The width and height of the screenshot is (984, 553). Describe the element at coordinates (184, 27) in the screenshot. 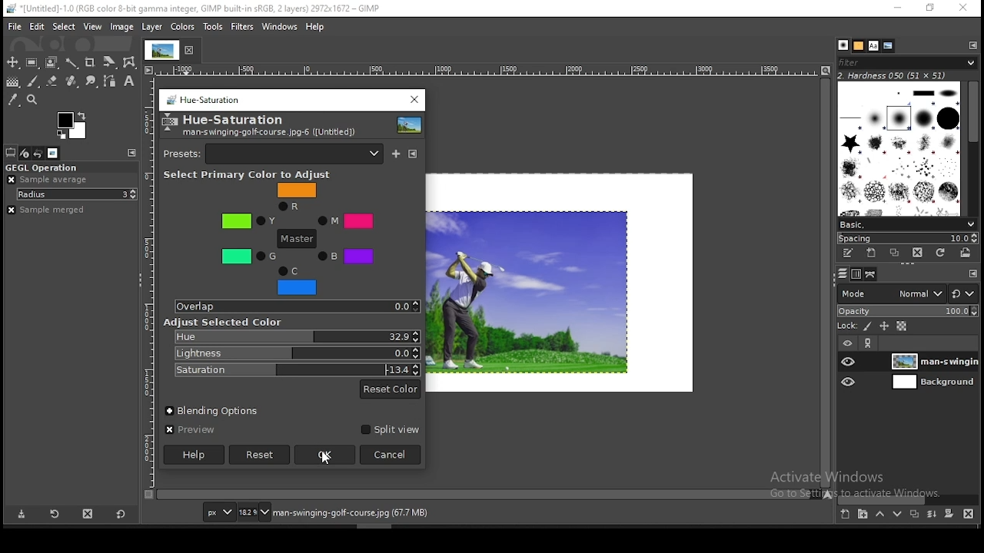

I see `colors` at that location.